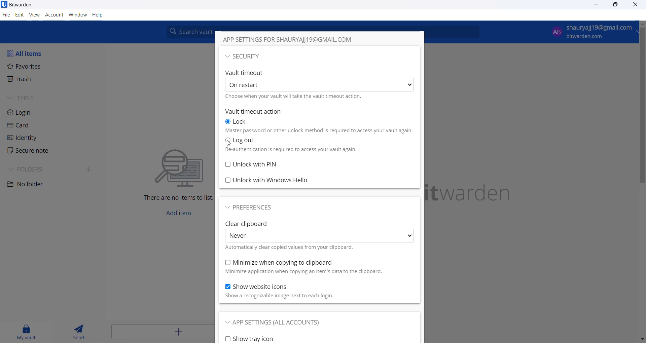 This screenshot has height=343, width=646. Describe the element at coordinates (98, 15) in the screenshot. I see `Help` at that location.